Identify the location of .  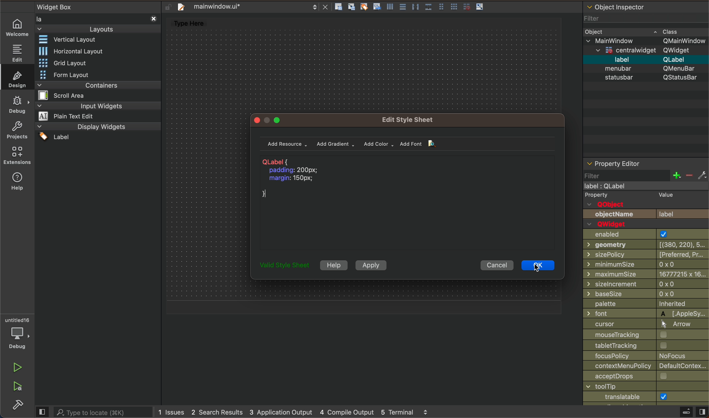
(646, 387).